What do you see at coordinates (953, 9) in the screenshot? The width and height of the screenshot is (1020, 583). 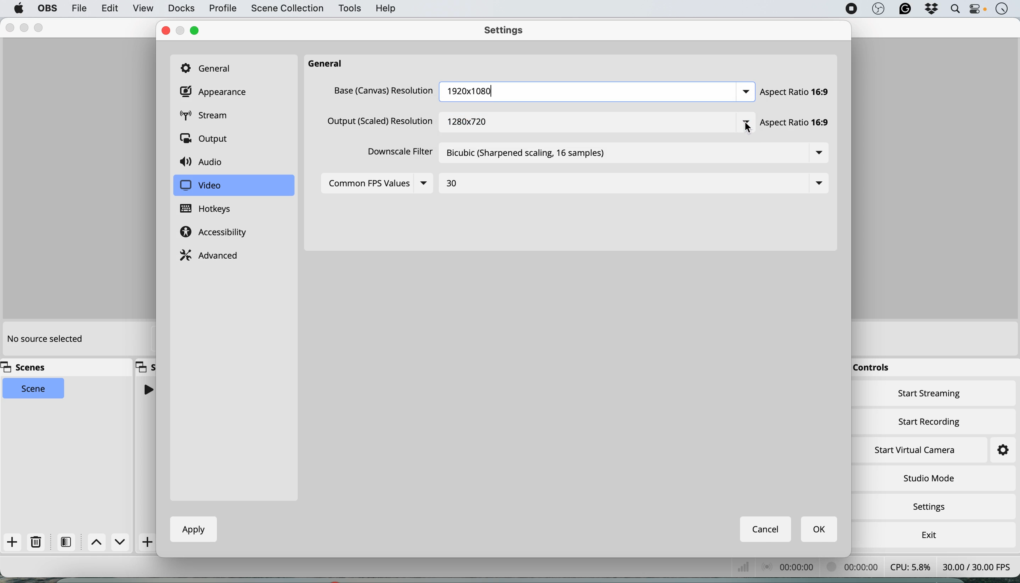 I see `spotlight search` at bounding box center [953, 9].